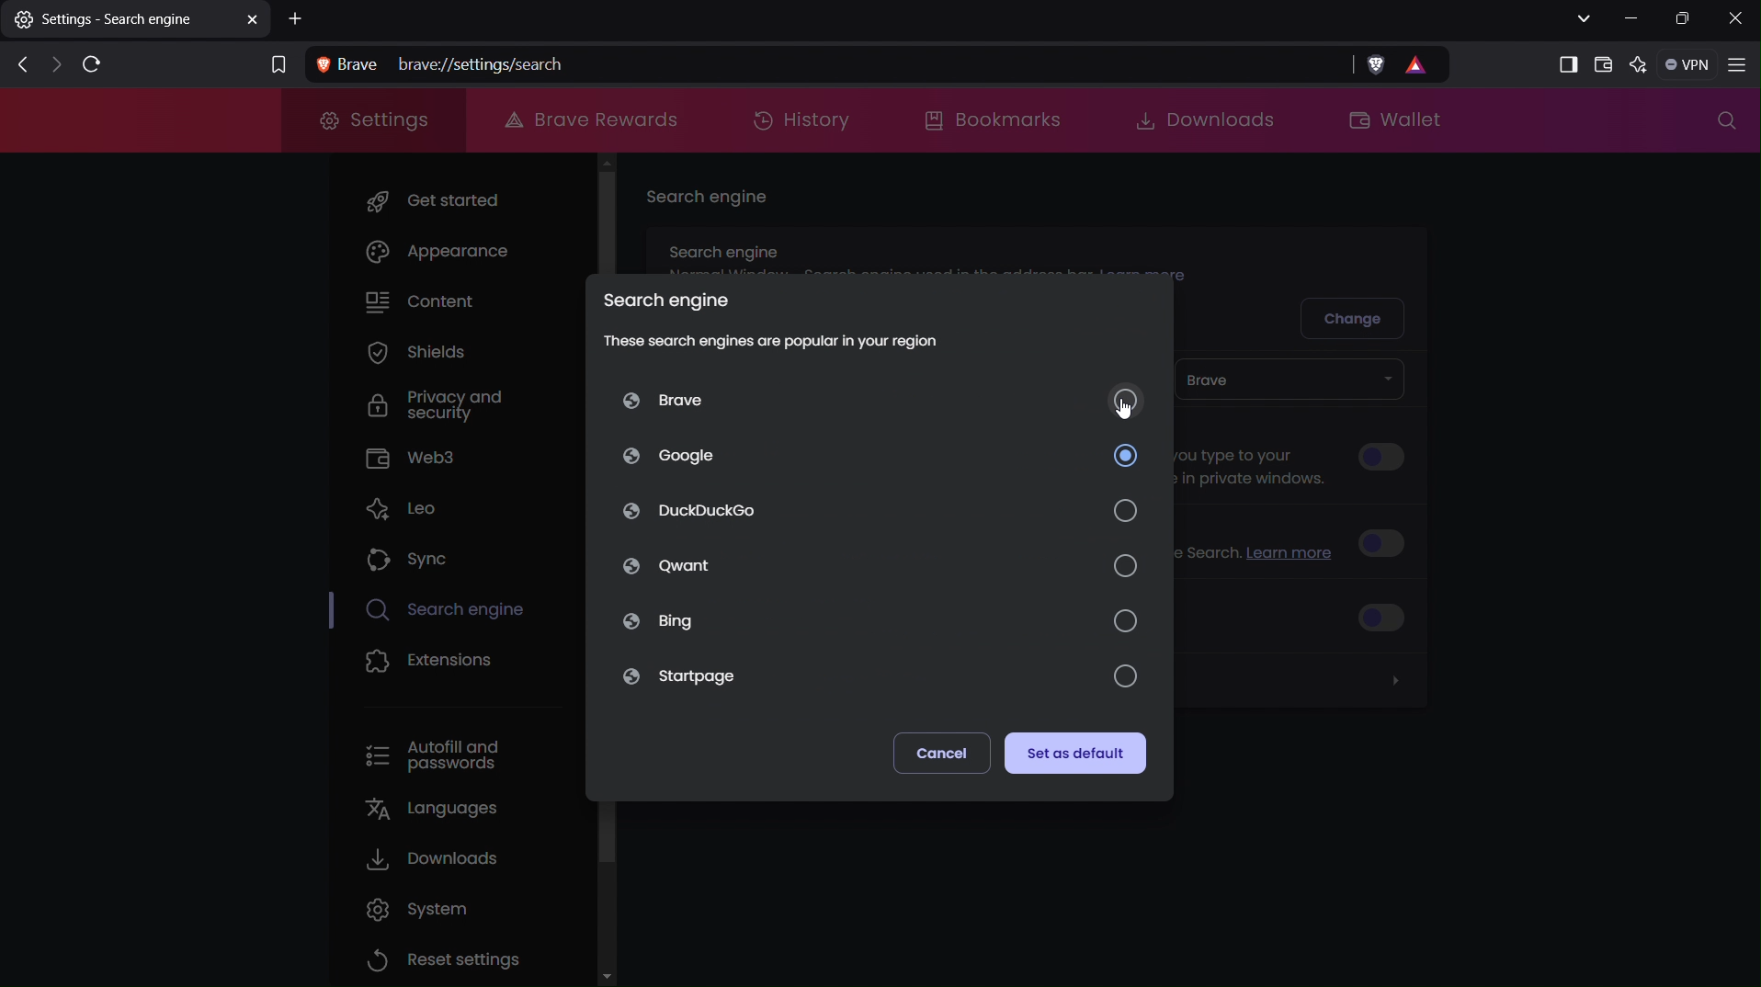 Image resolution: width=1761 pixels, height=987 pixels. Describe the element at coordinates (419, 407) in the screenshot. I see `Privacy and Security` at that location.